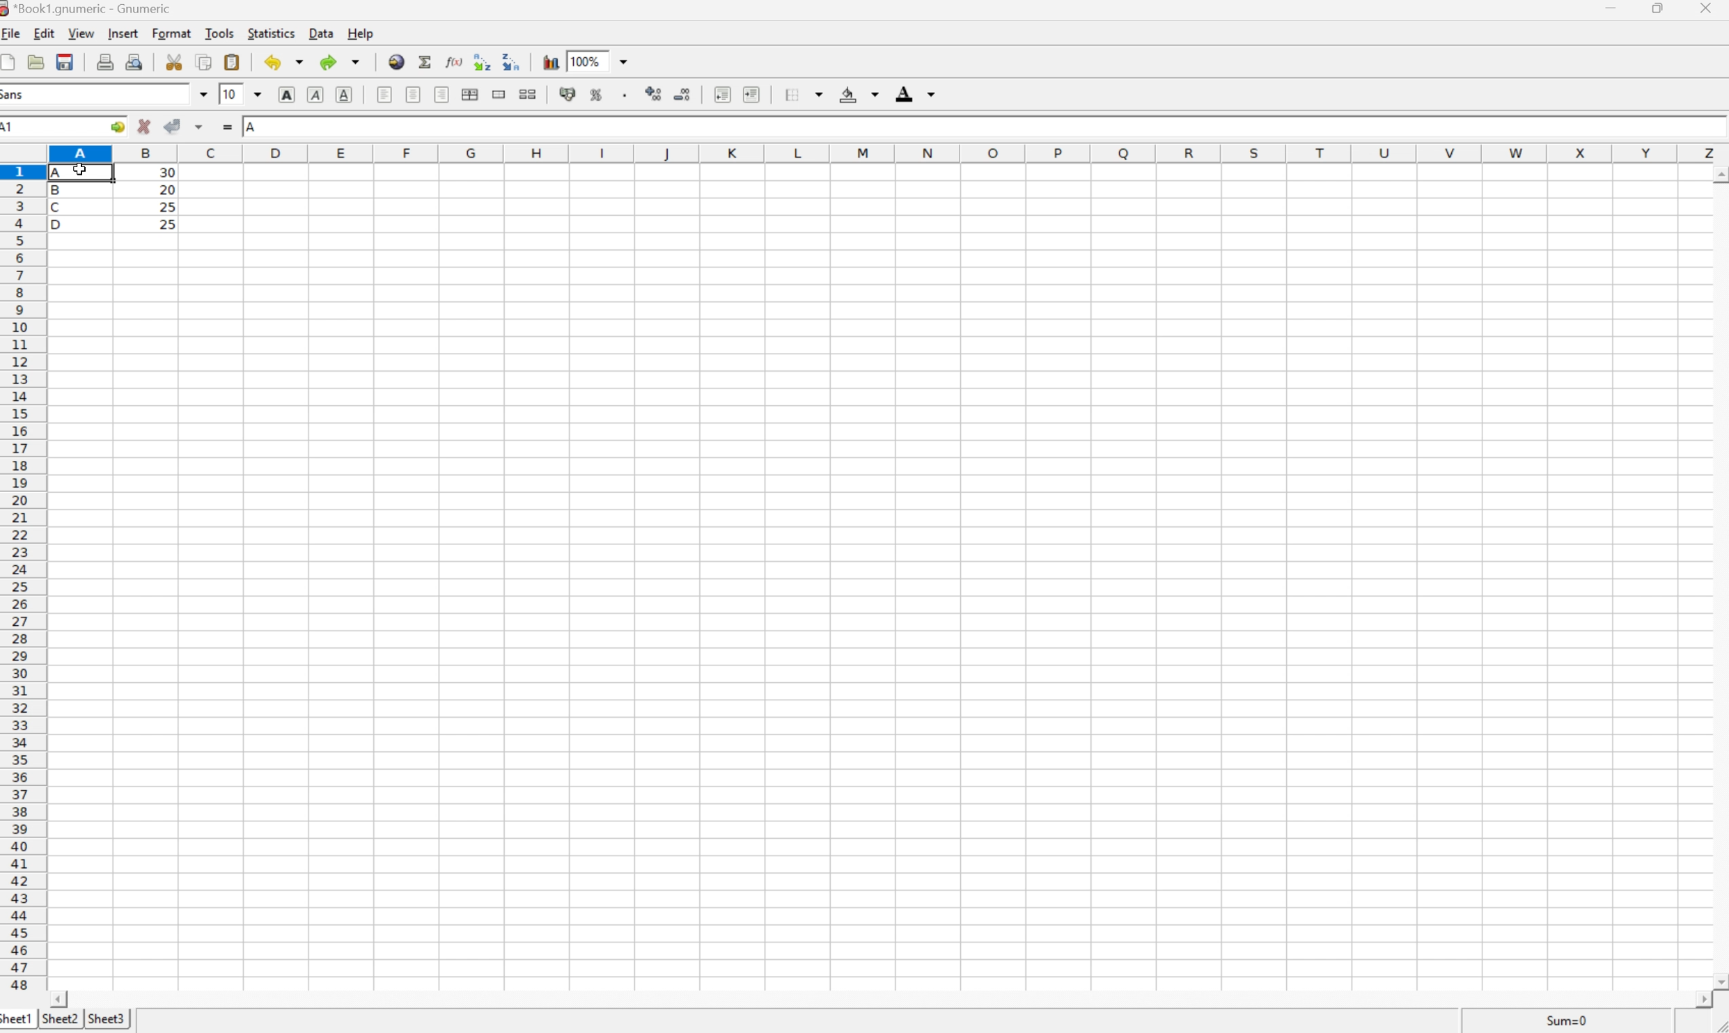  I want to click on Insert a hyperlink, so click(397, 62).